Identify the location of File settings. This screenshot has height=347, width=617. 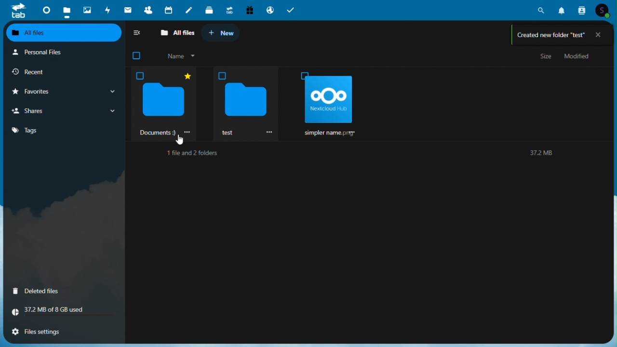
(62, 334).